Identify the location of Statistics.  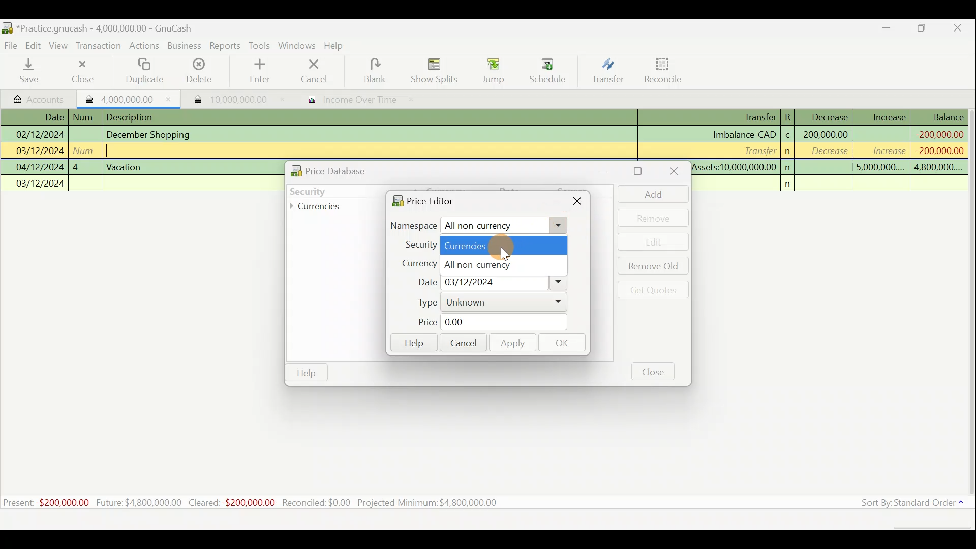
(267, 503).